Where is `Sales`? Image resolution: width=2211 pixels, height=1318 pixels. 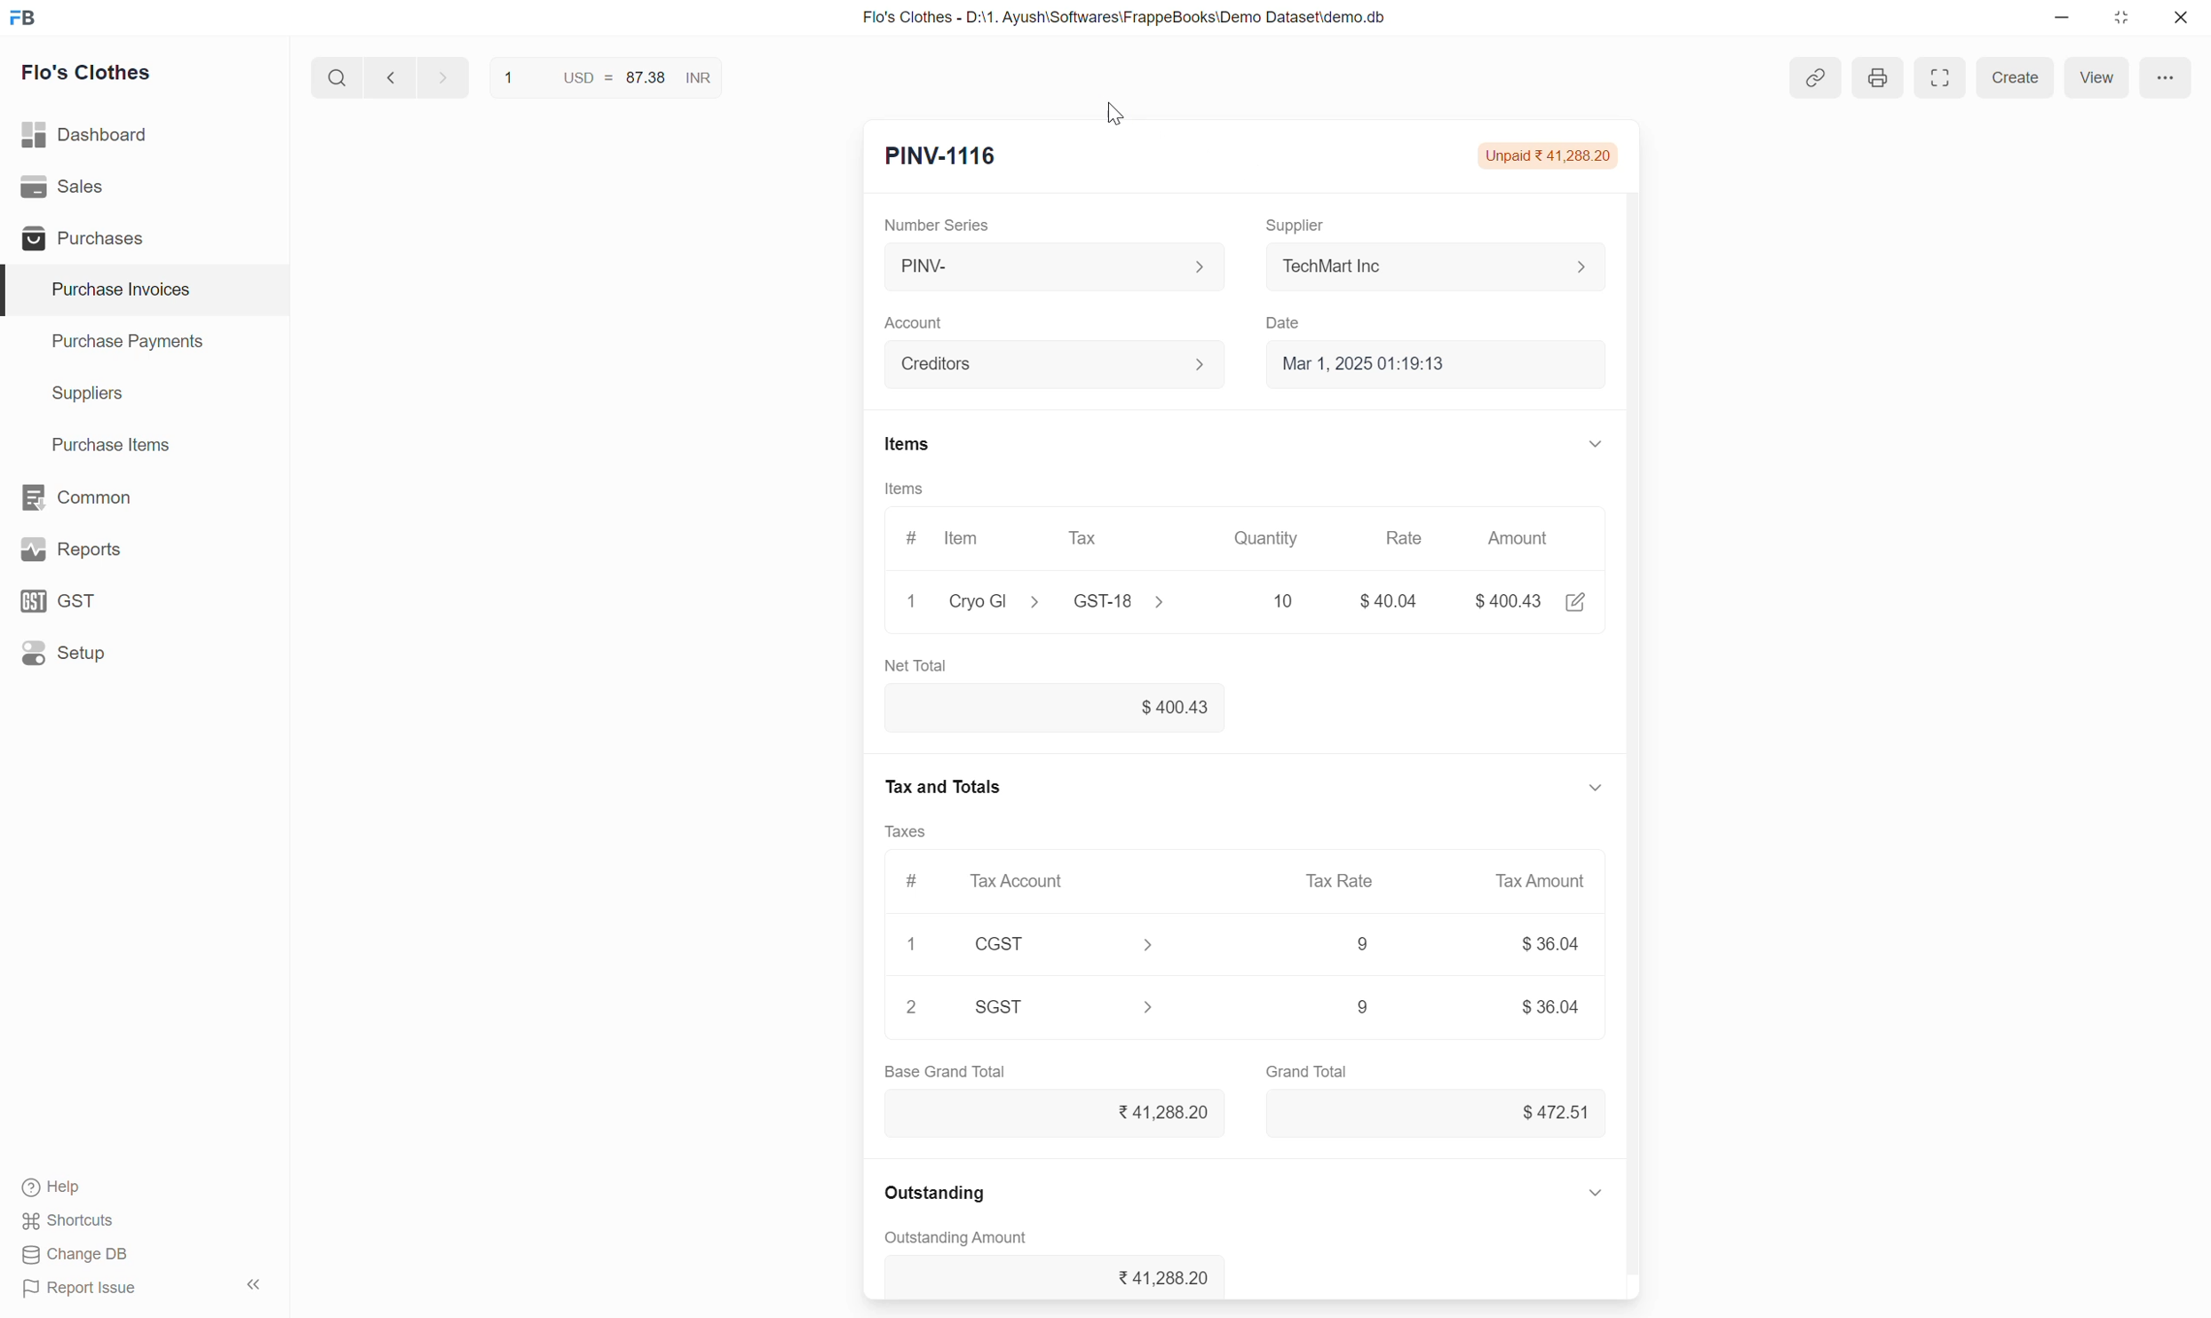 Sales is located at coordinates (67, 187).